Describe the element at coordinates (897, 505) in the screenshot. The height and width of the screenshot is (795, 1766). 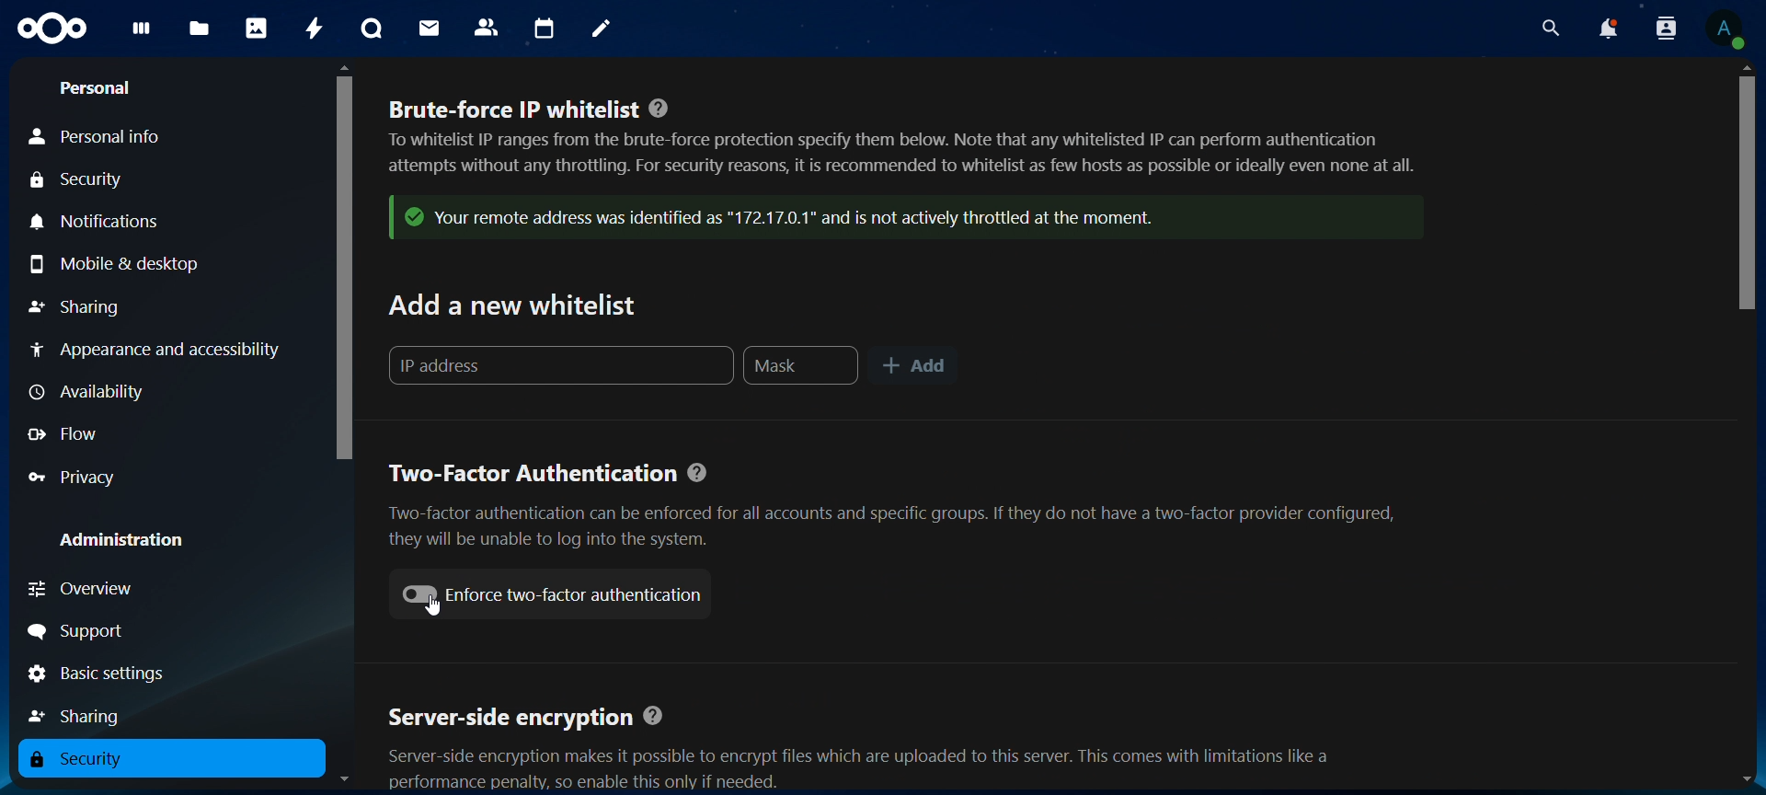
I see `Two factor authentication` at that location.